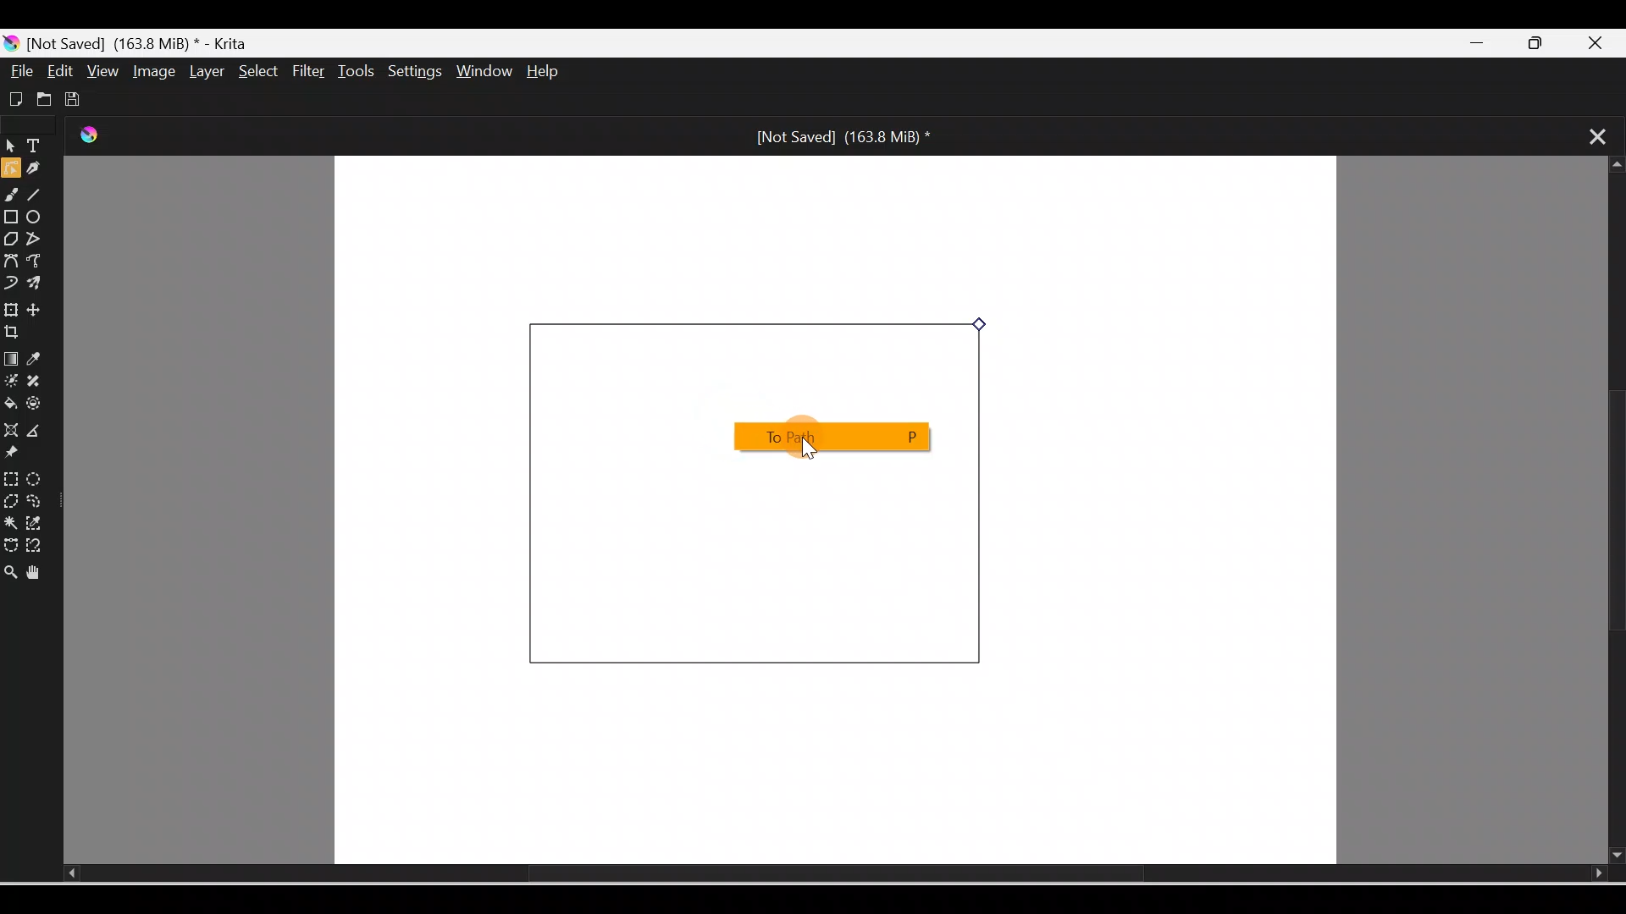 Image resolution: width=1626 pixels, height=914 pixels. What do you see at coordinates (40, 170) in the screenshot?
I see `Calligraphy` at bounding box center [40, 170].